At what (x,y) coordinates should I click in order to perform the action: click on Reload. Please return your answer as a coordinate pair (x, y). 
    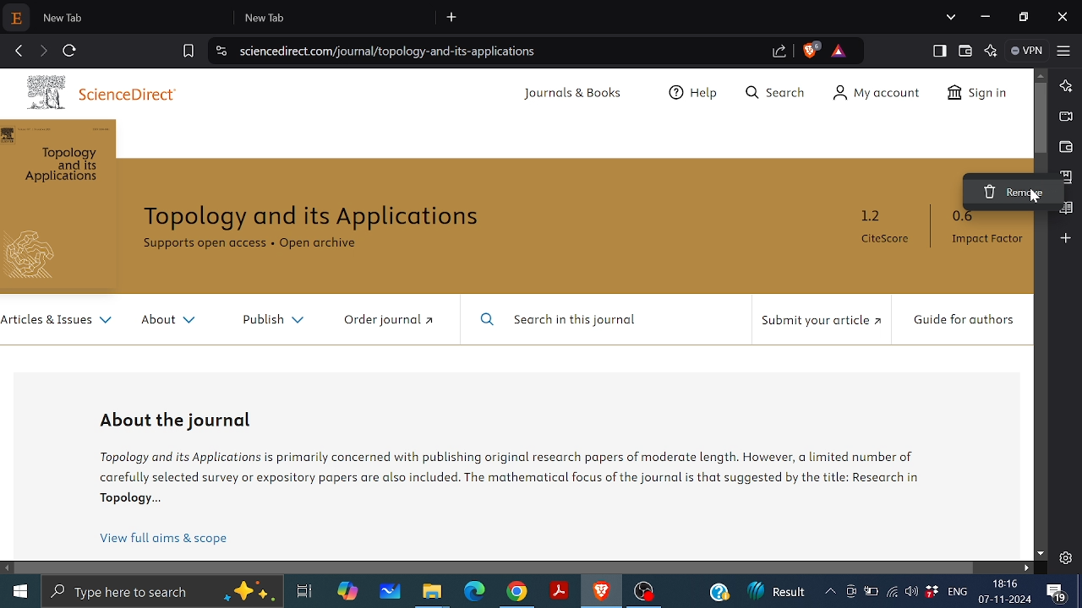
    Looking at the image, I should click on (71, 49).